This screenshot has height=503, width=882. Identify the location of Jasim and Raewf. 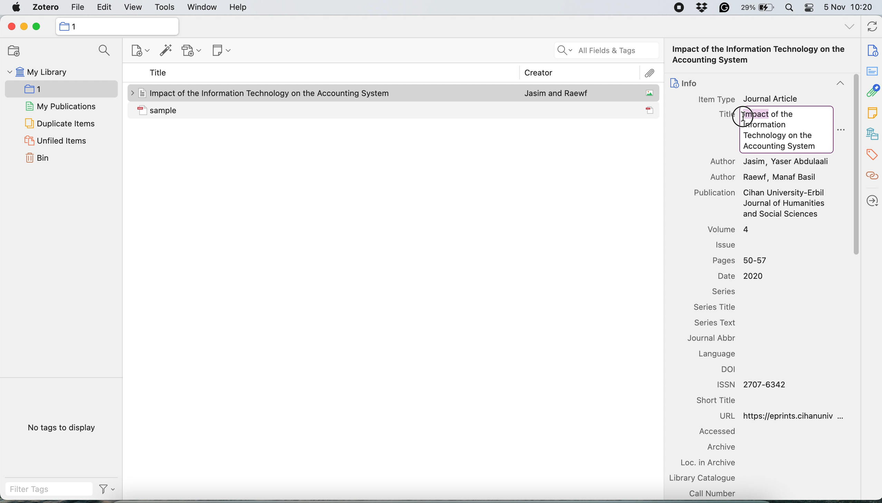
(556, 92).